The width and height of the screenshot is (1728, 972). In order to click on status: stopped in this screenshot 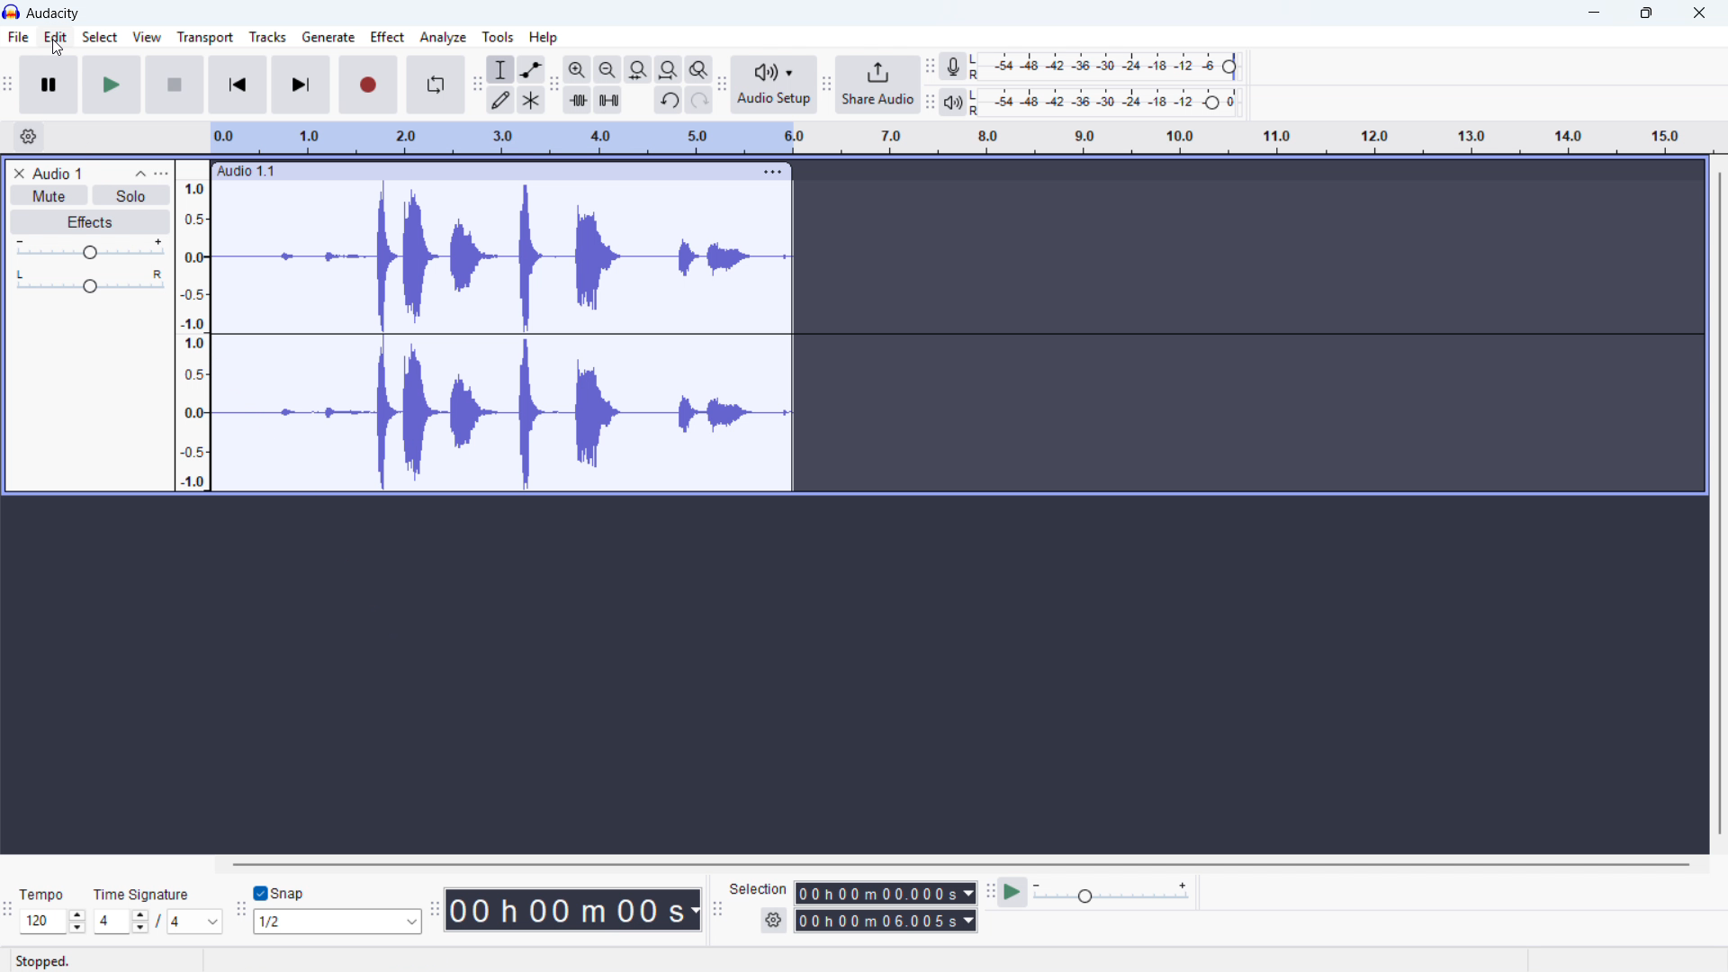, I will do `click(42, 961)`.